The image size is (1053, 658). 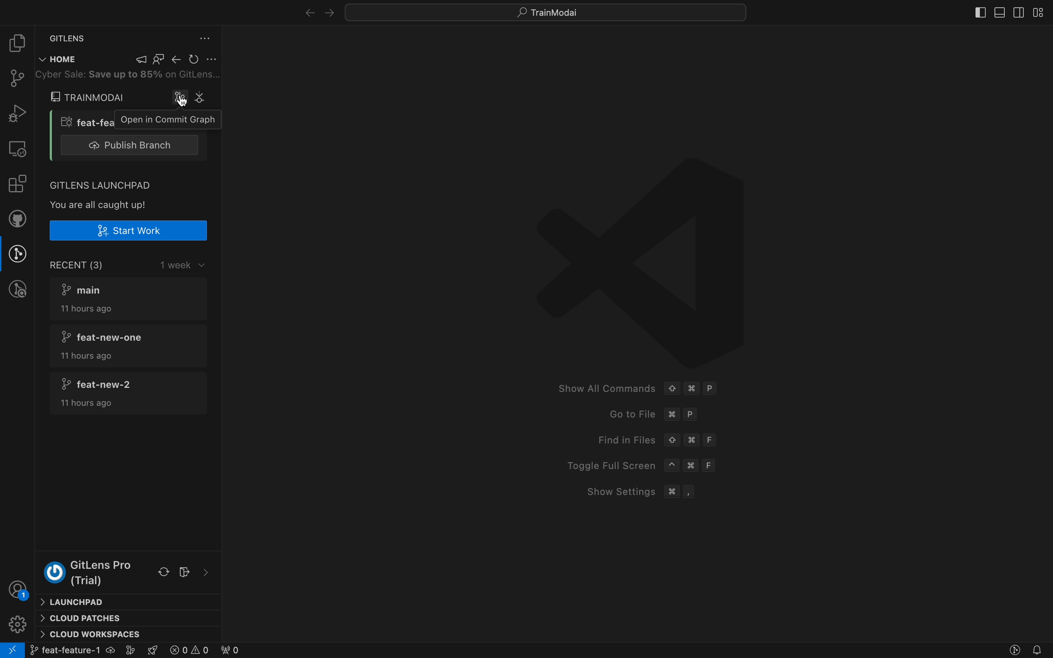 I want to click on Show Settings # ,, so click(x=641, y=491).